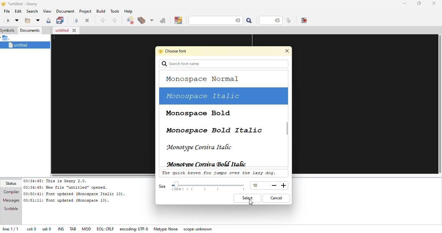 This screenshot has width=442, height=233. What do you see at coordinates (73, 229) in the screenshot?
I see `tab` at bounding box center [73, 229].